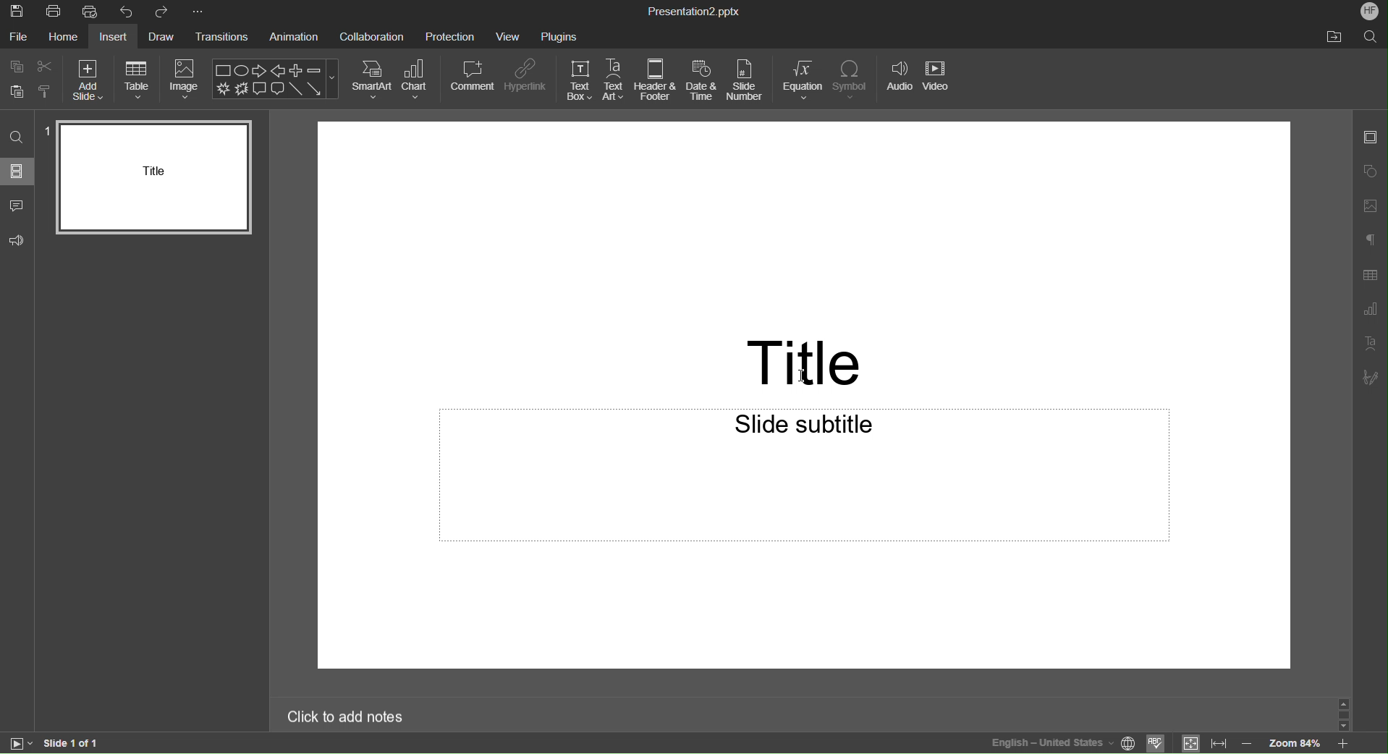 The width and height of the screenshot is (1388, 754). What do you see at coordinates (1048, 743) in the screenshot?
I see `Language` at bounding box center [1048, 743].